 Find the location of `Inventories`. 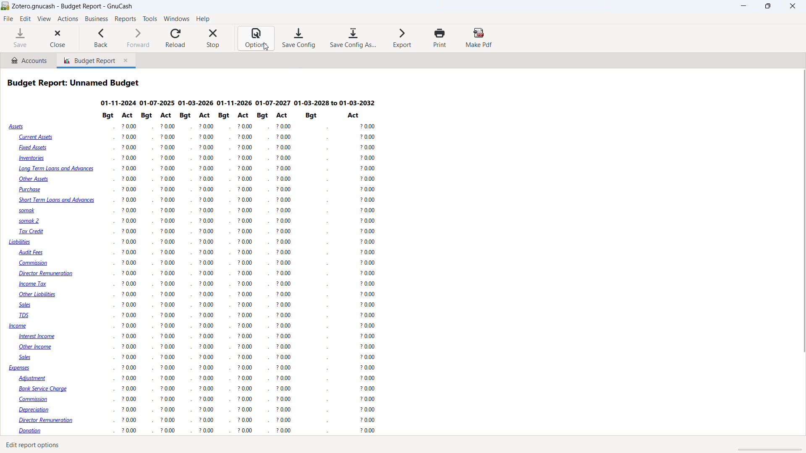

Inventories is located at coordinates (34, 159).